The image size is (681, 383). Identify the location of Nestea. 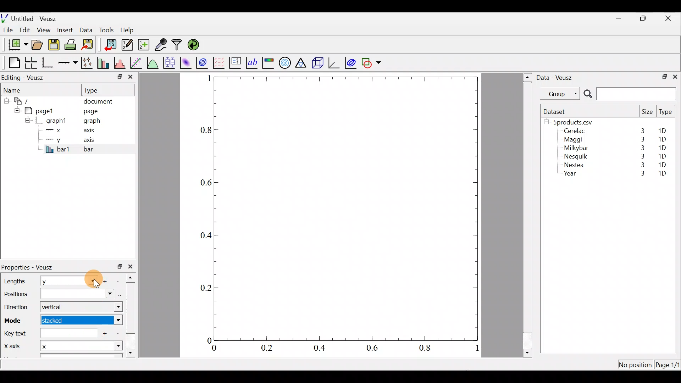
(574, 165).